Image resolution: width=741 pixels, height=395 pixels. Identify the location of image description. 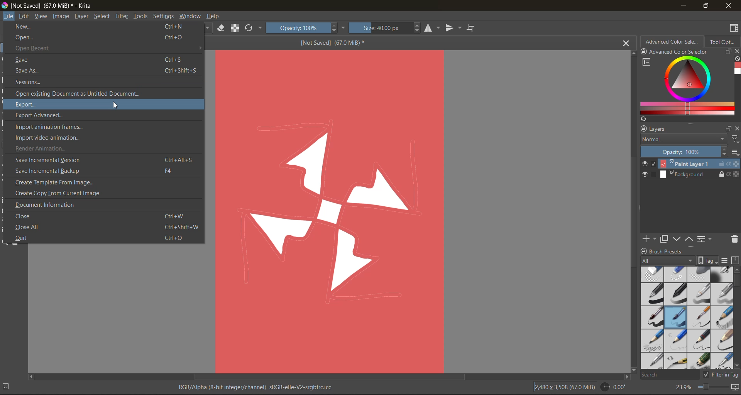
(566, 387).